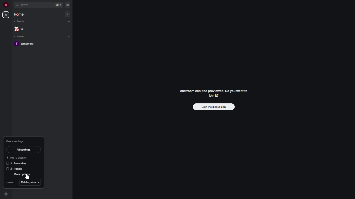  What do you see at coordinates (21, 36) in the screenshot?
I see `rooms` at bounding box center [21, 36].